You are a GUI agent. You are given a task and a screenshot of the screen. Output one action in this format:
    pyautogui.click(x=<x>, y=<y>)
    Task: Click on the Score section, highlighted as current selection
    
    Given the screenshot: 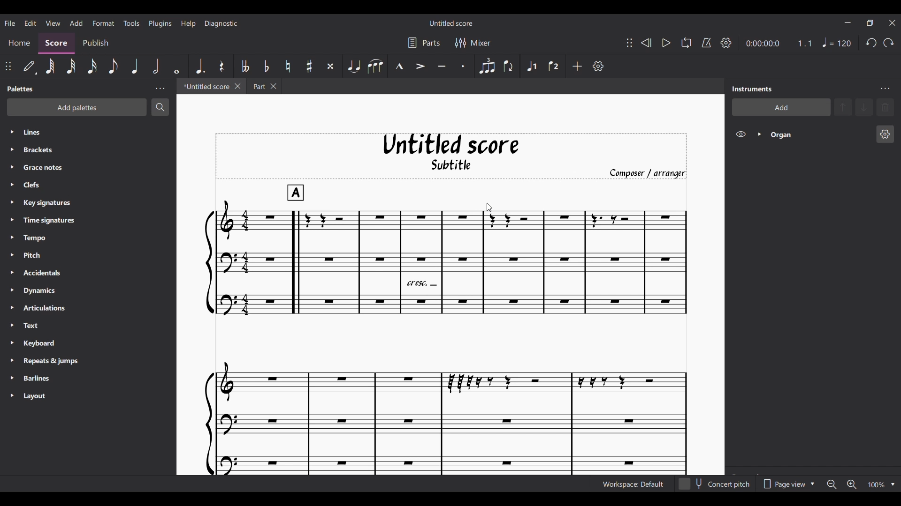 What is the action you would take?
    pyautogui.click(x=56, y=43)
    